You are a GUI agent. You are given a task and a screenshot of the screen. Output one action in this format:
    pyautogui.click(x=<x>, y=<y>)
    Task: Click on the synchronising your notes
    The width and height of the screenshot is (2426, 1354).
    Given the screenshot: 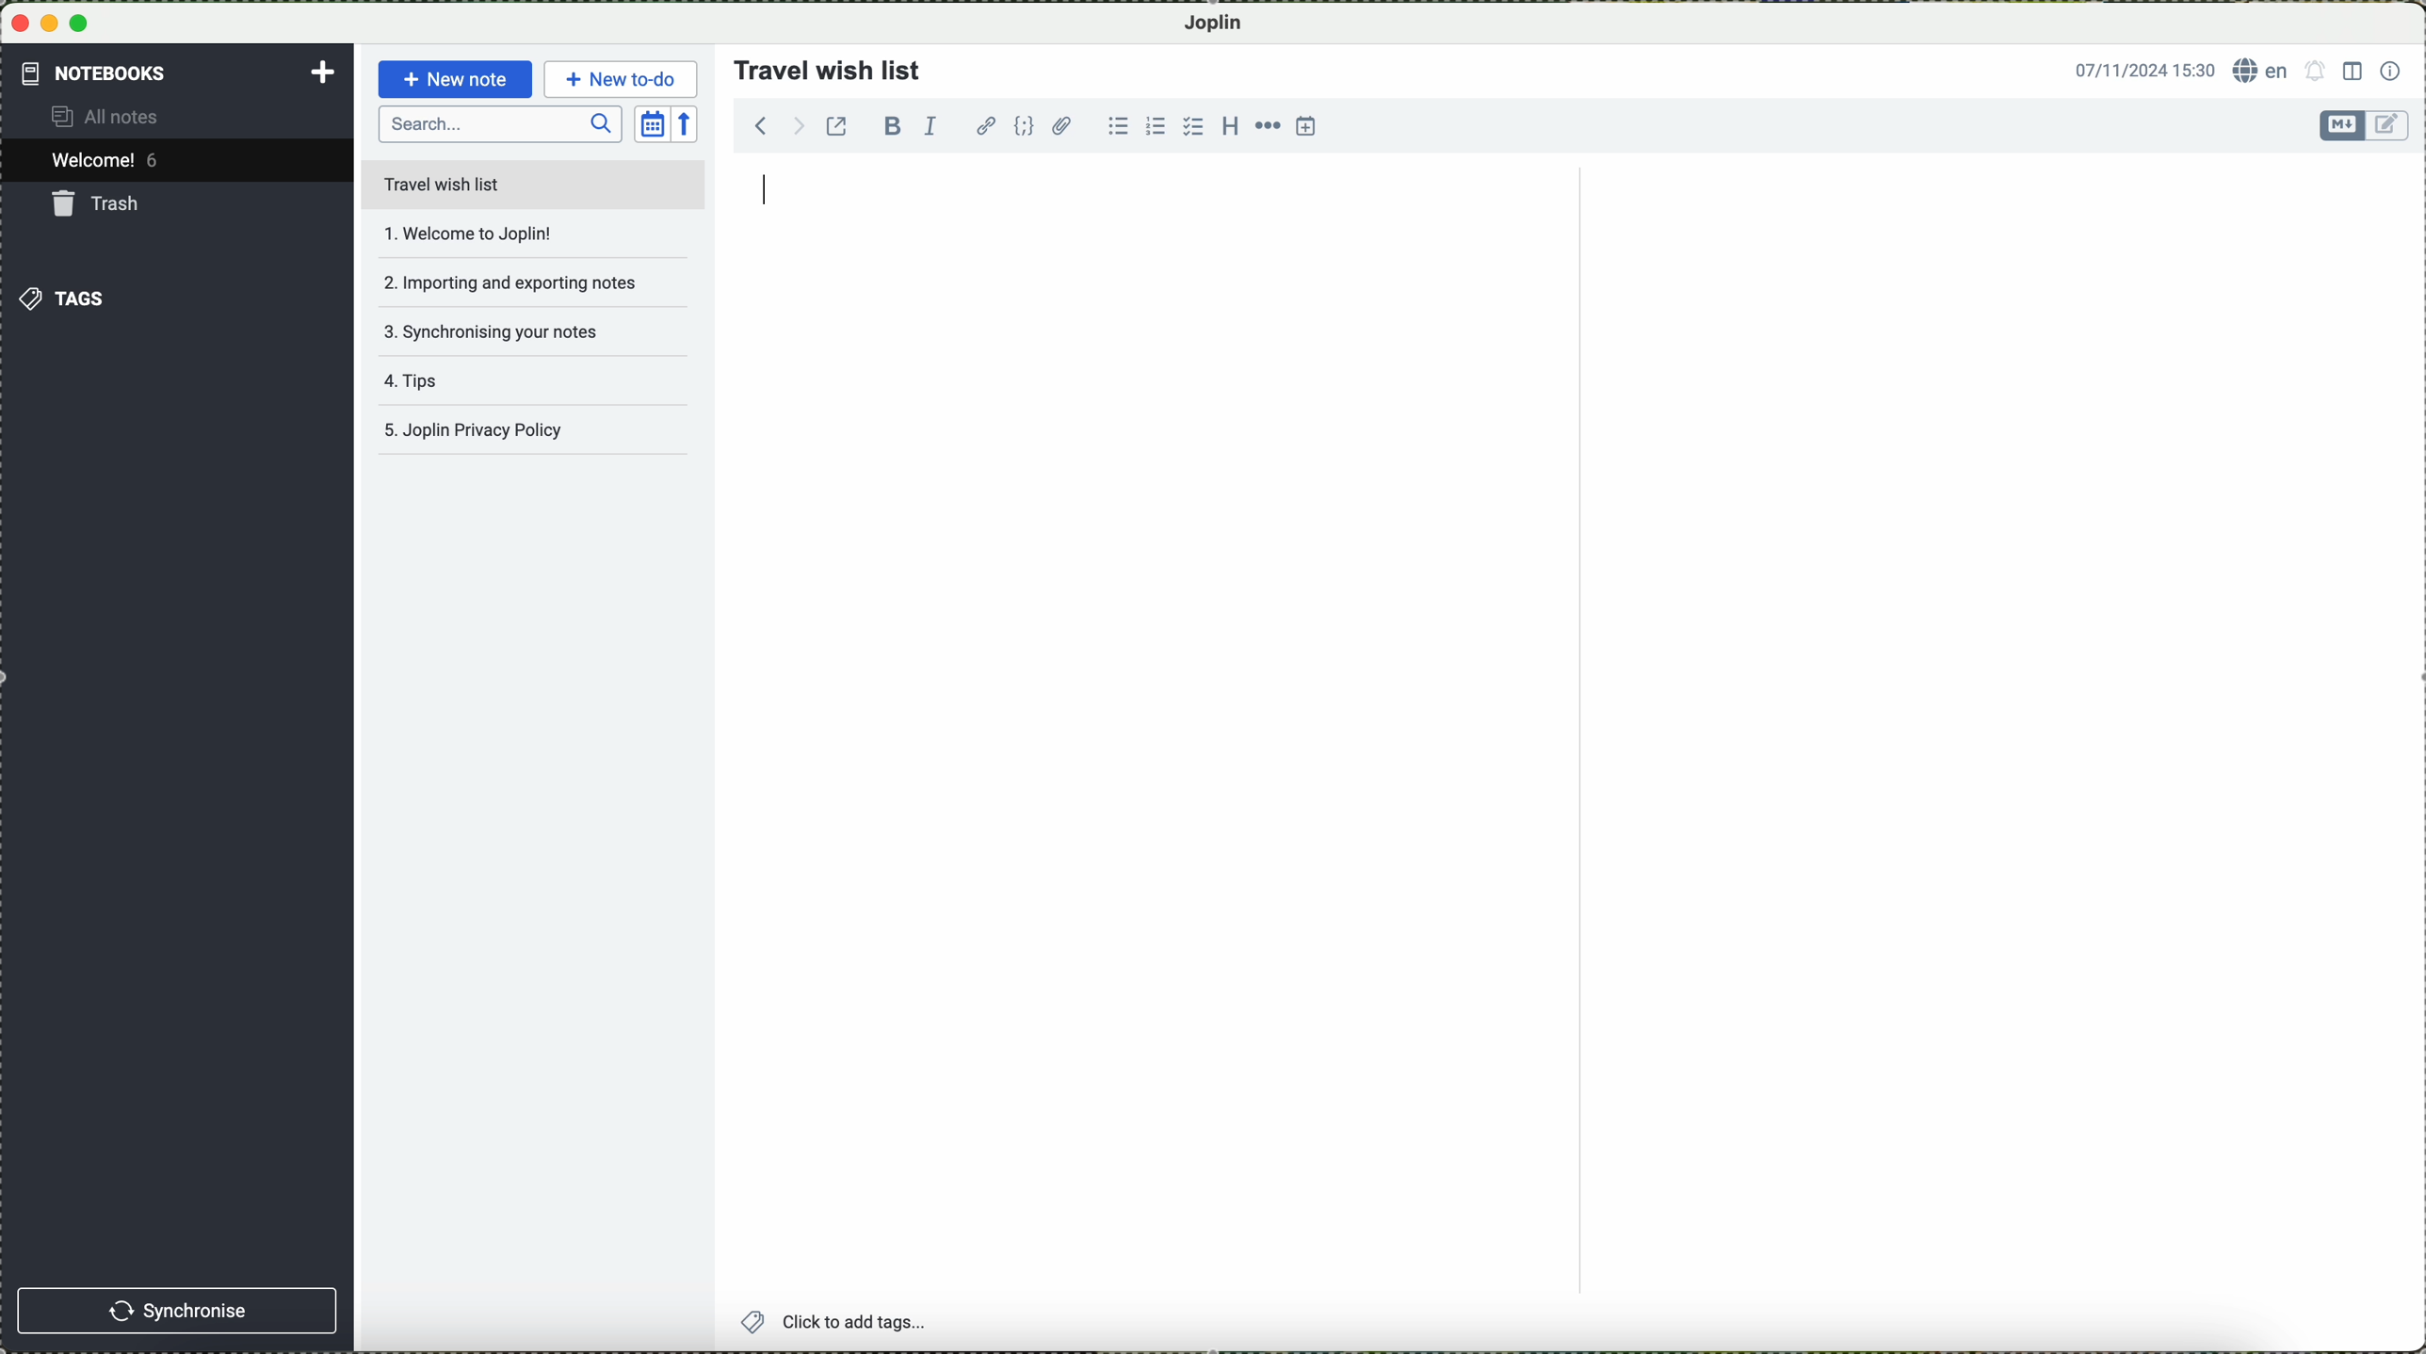 What is the action you would take?
    pyautogui.click(x=507, y=330)
    